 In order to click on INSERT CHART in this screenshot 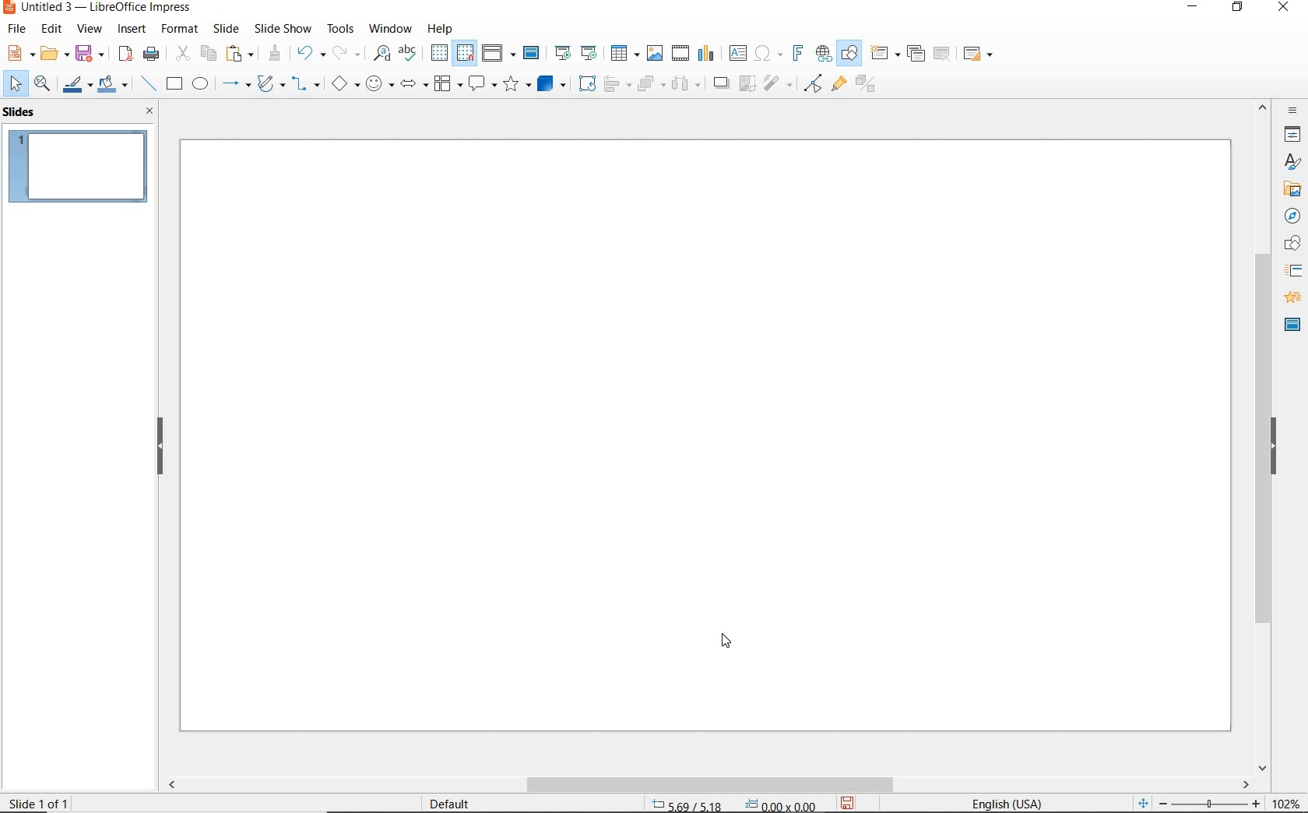, I will do `click(707, 52)`.